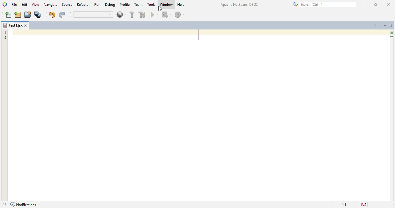 This screenshot has width=395, height=208. Describe the element at coordinates (38, 15) in the screenshot. I see `save all ` at that location.